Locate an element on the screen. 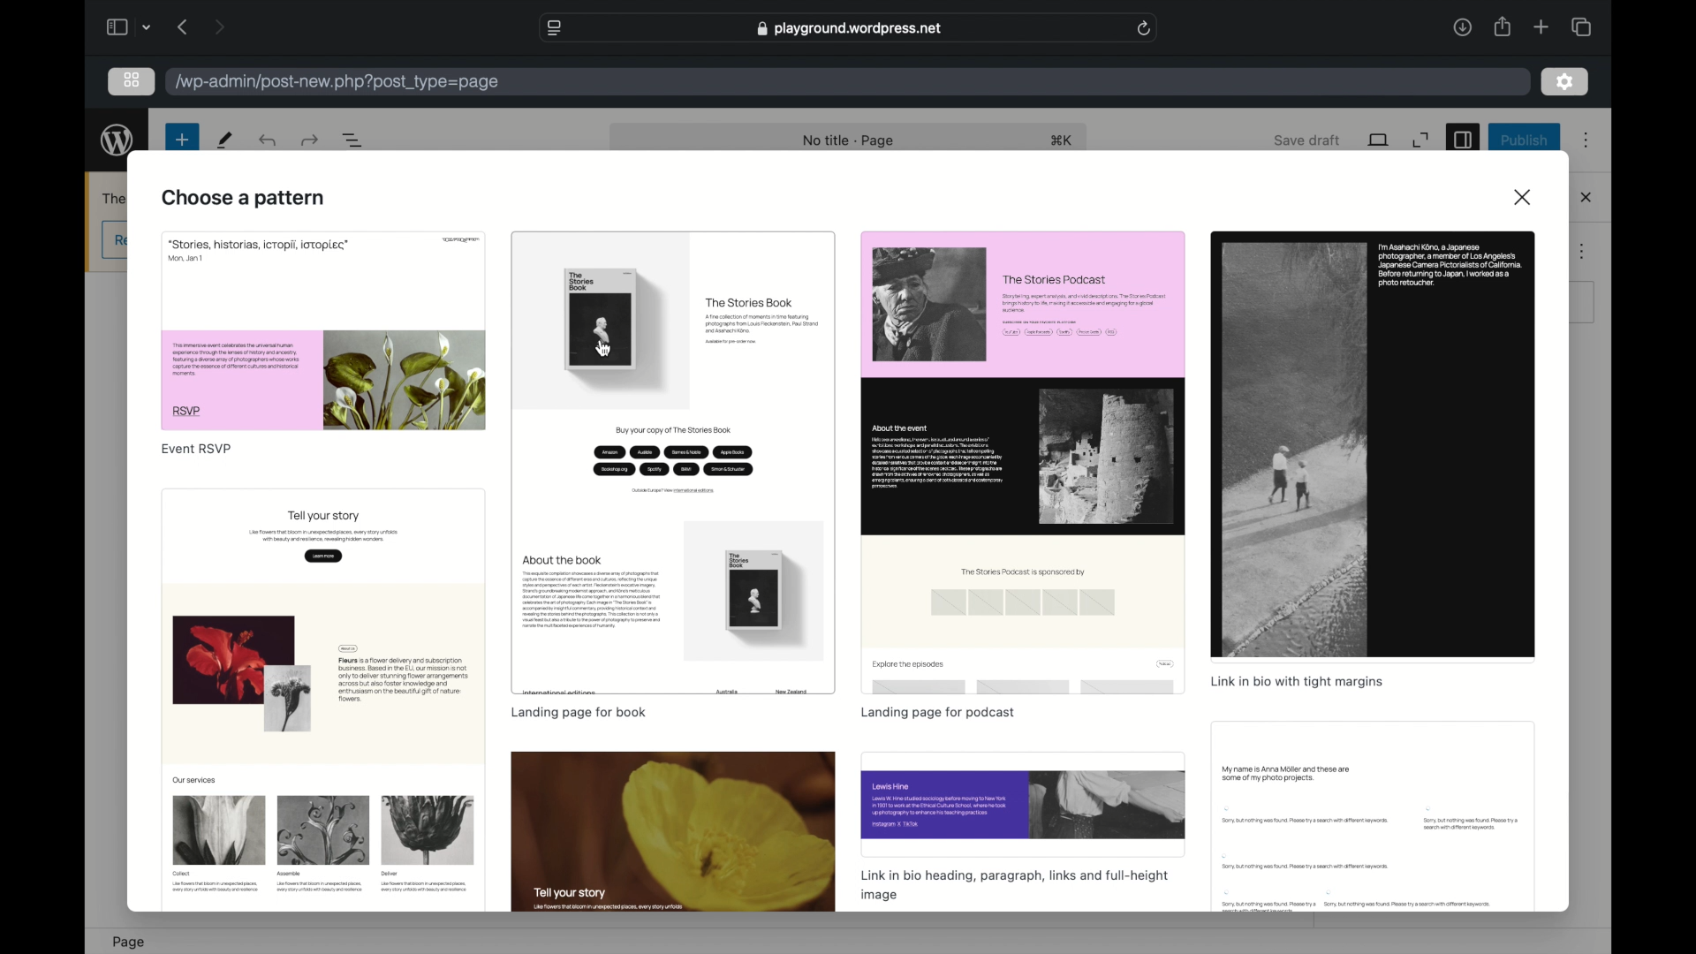 The image size is (1696, 954). view is located at coordinates (1380, 140).